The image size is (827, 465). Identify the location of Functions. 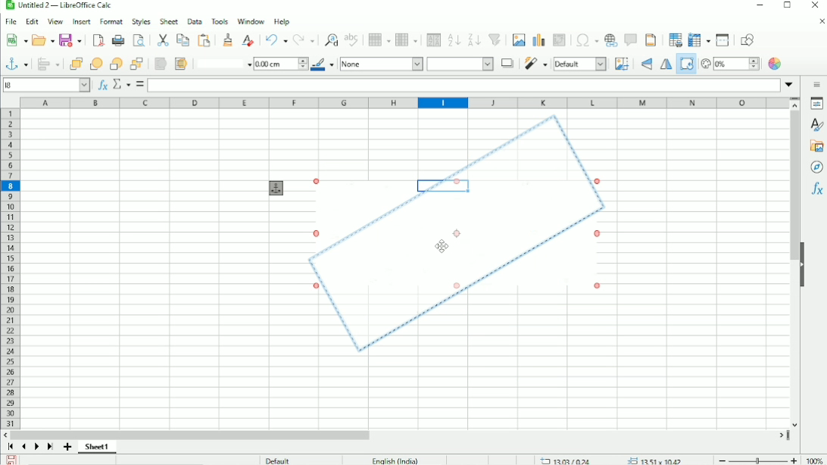
(816, 189).